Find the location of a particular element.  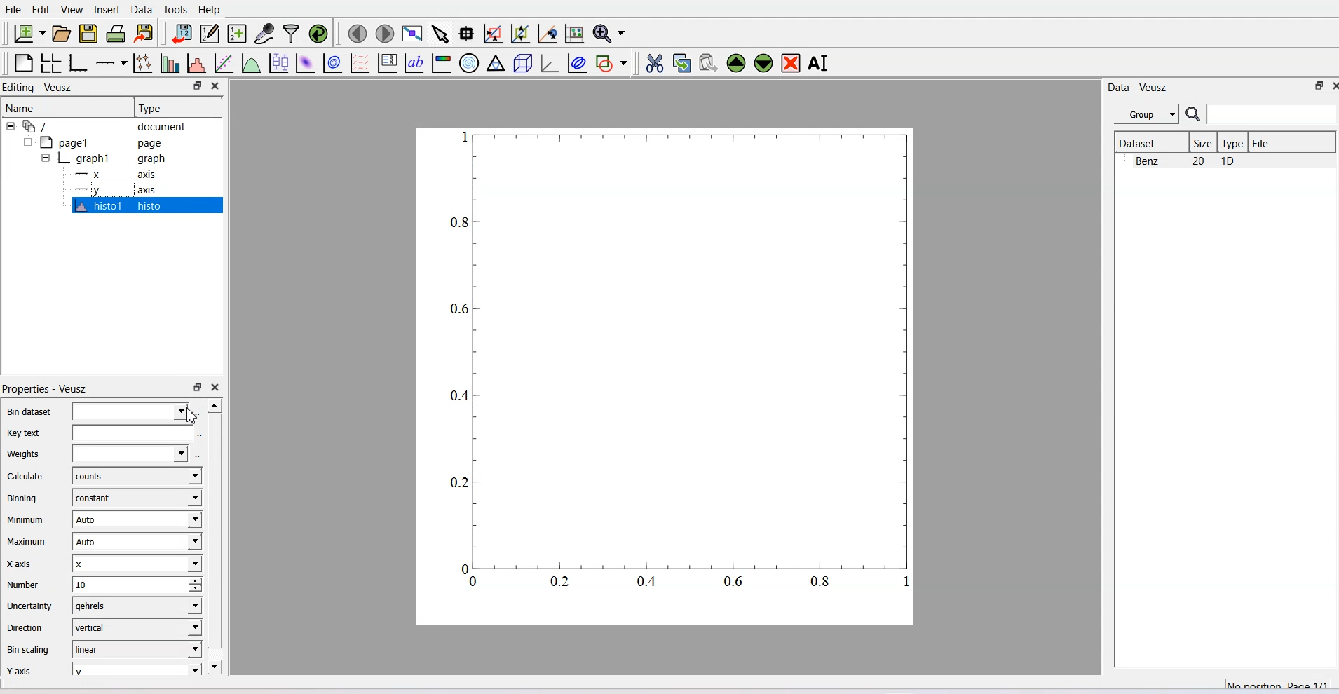

Close is located at coordinates (217, 86).